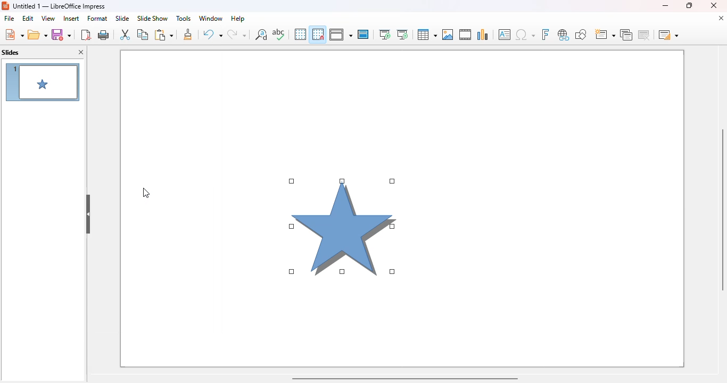 The width and height of the screenshot is (727, 383). What do you see at coordinates (237, 35) in the screenshot?
I see `redo` at bounding box center [237, 35].